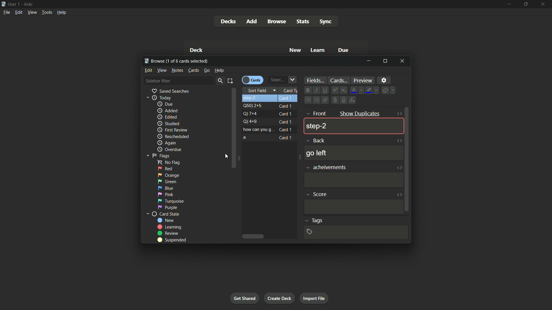  What do you see at coordinates (344, 90) in the screenshot?
I see `Subscript` at bounding box center [344, 90].